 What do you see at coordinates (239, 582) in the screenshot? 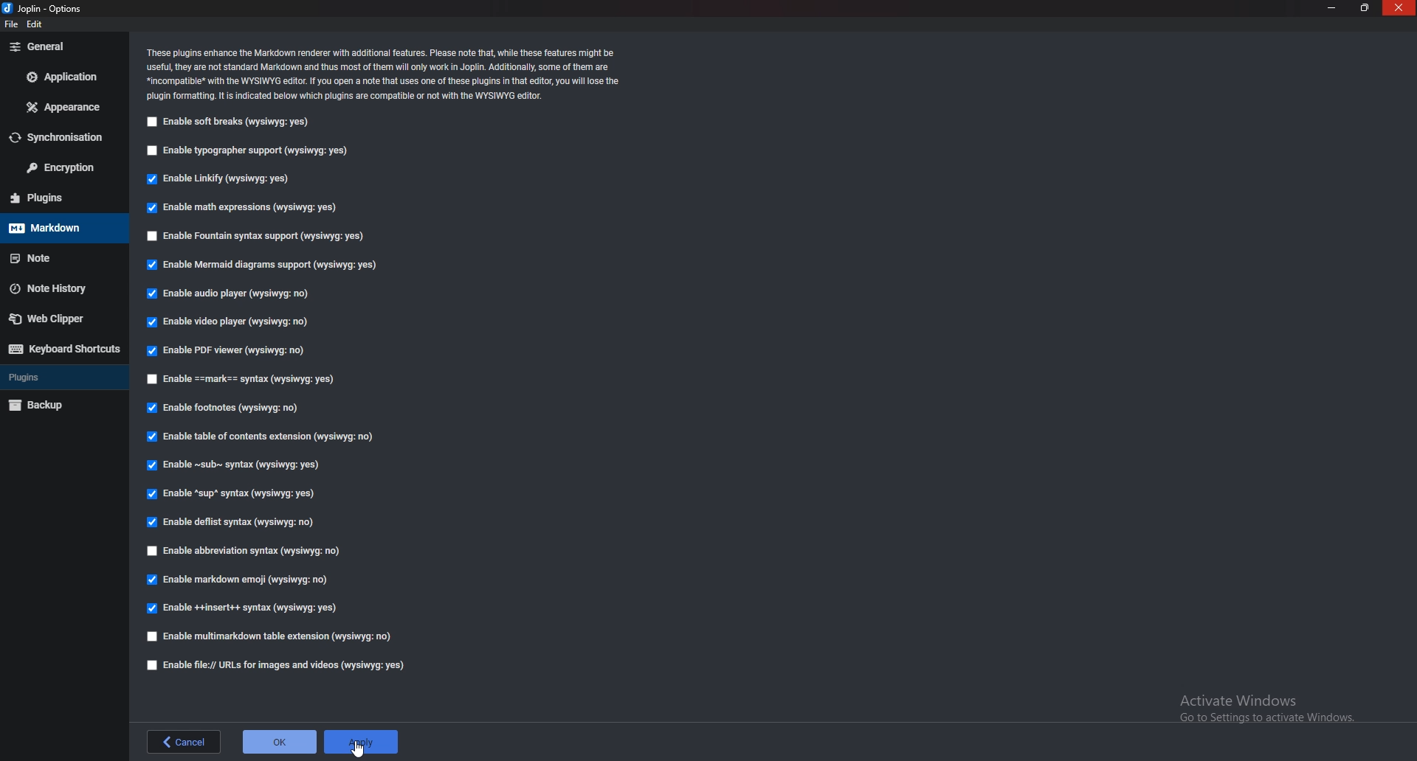
I see `Enable Markdown Emoji` at bounding box center [239, 582].